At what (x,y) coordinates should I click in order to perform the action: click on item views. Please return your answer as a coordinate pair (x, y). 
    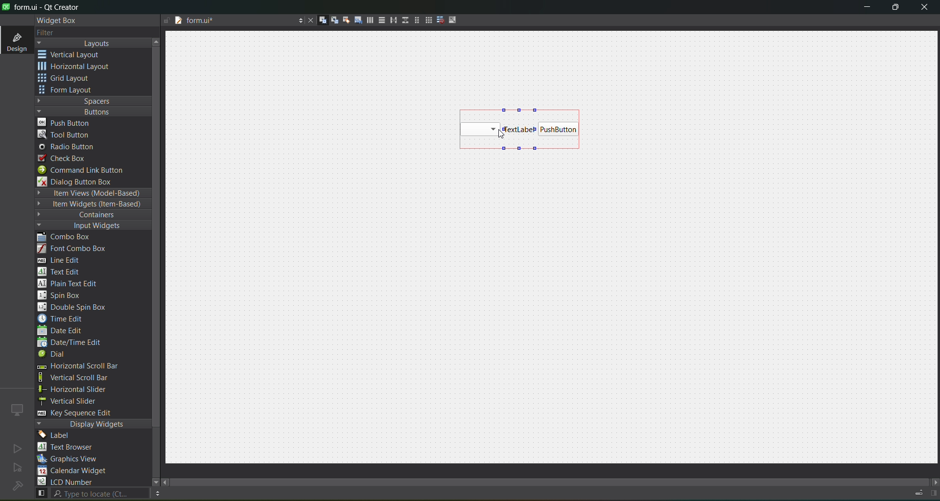
    Looking at the image, I should click on (92, 194).